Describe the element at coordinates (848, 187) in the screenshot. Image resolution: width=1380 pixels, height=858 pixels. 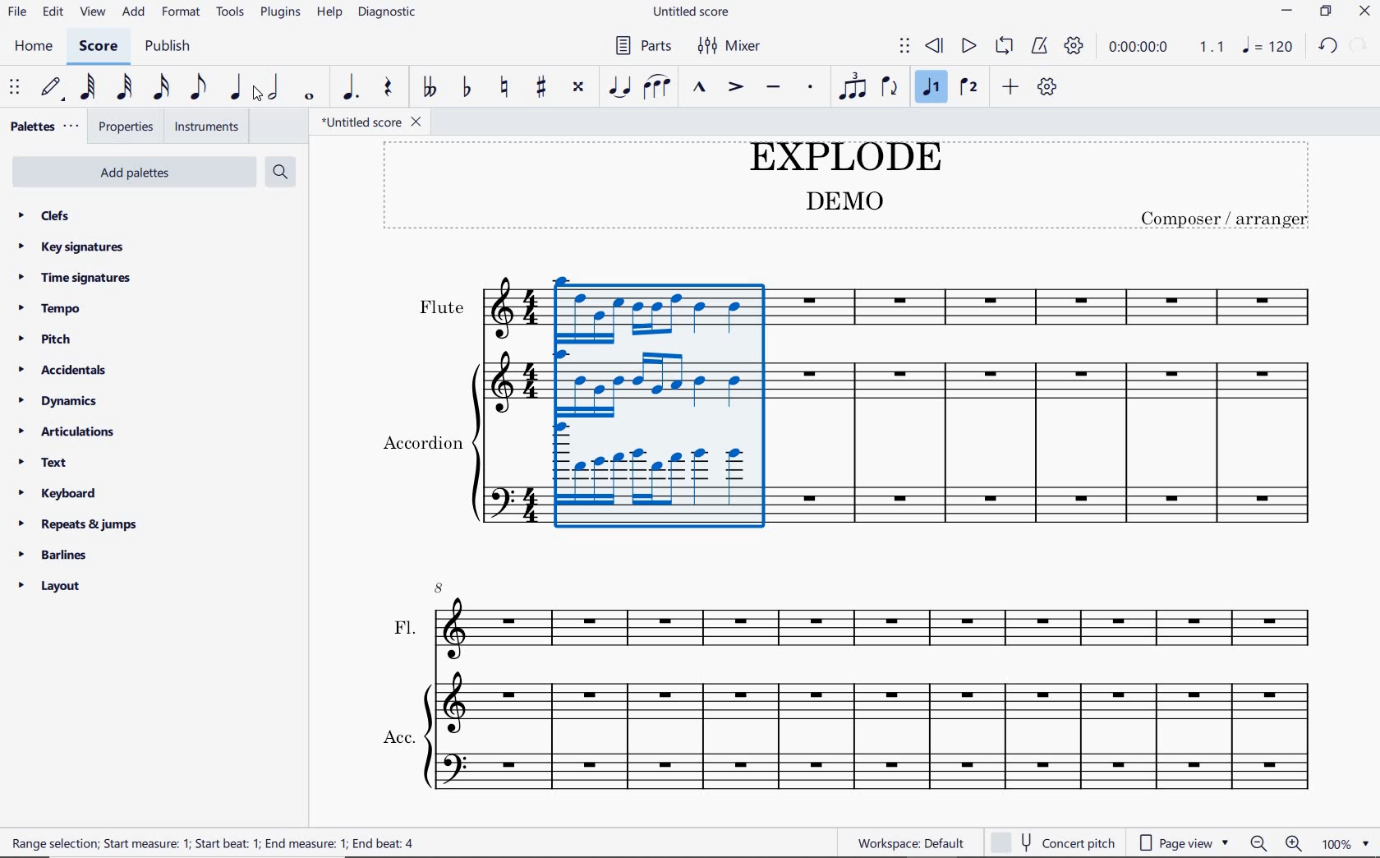
I see `title` at that location.